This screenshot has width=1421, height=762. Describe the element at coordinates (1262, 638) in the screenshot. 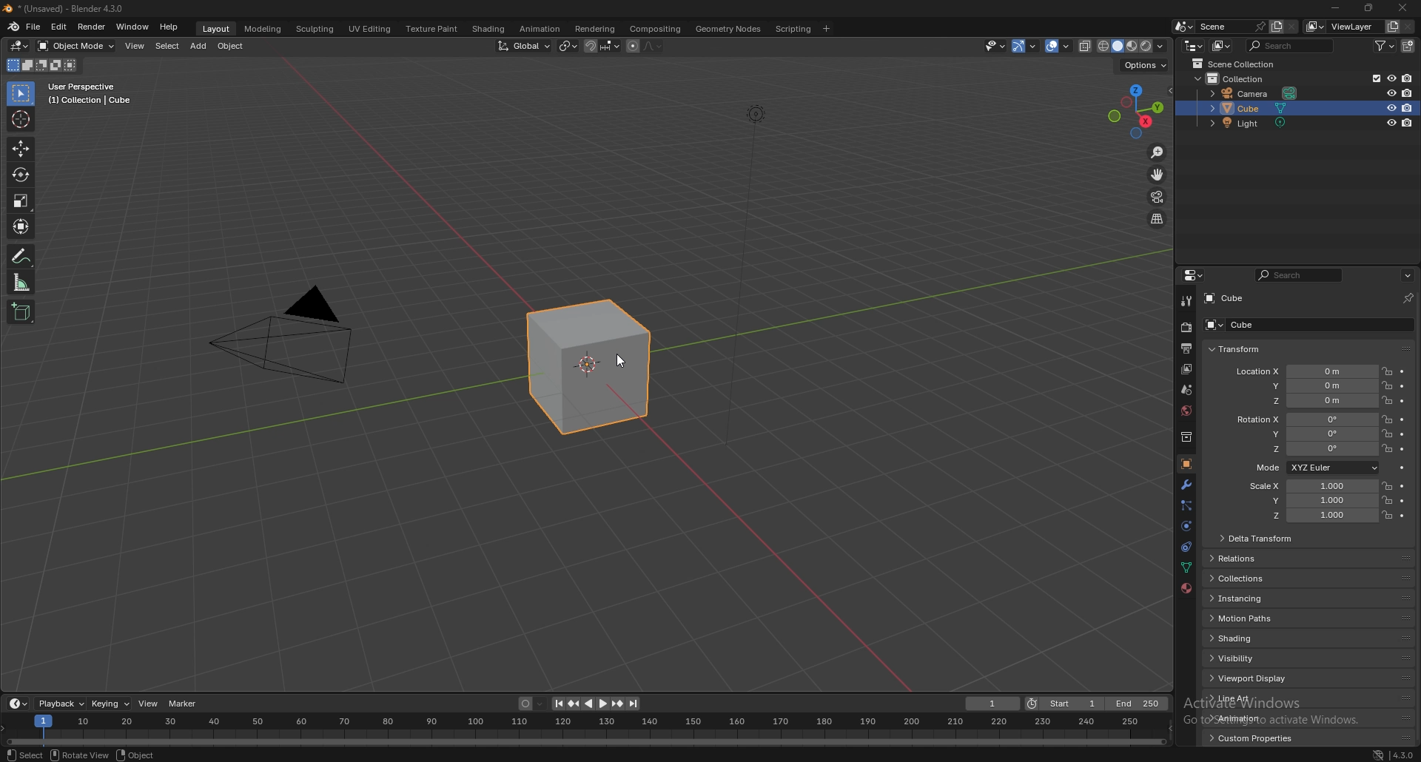

I see `shading` at that location.